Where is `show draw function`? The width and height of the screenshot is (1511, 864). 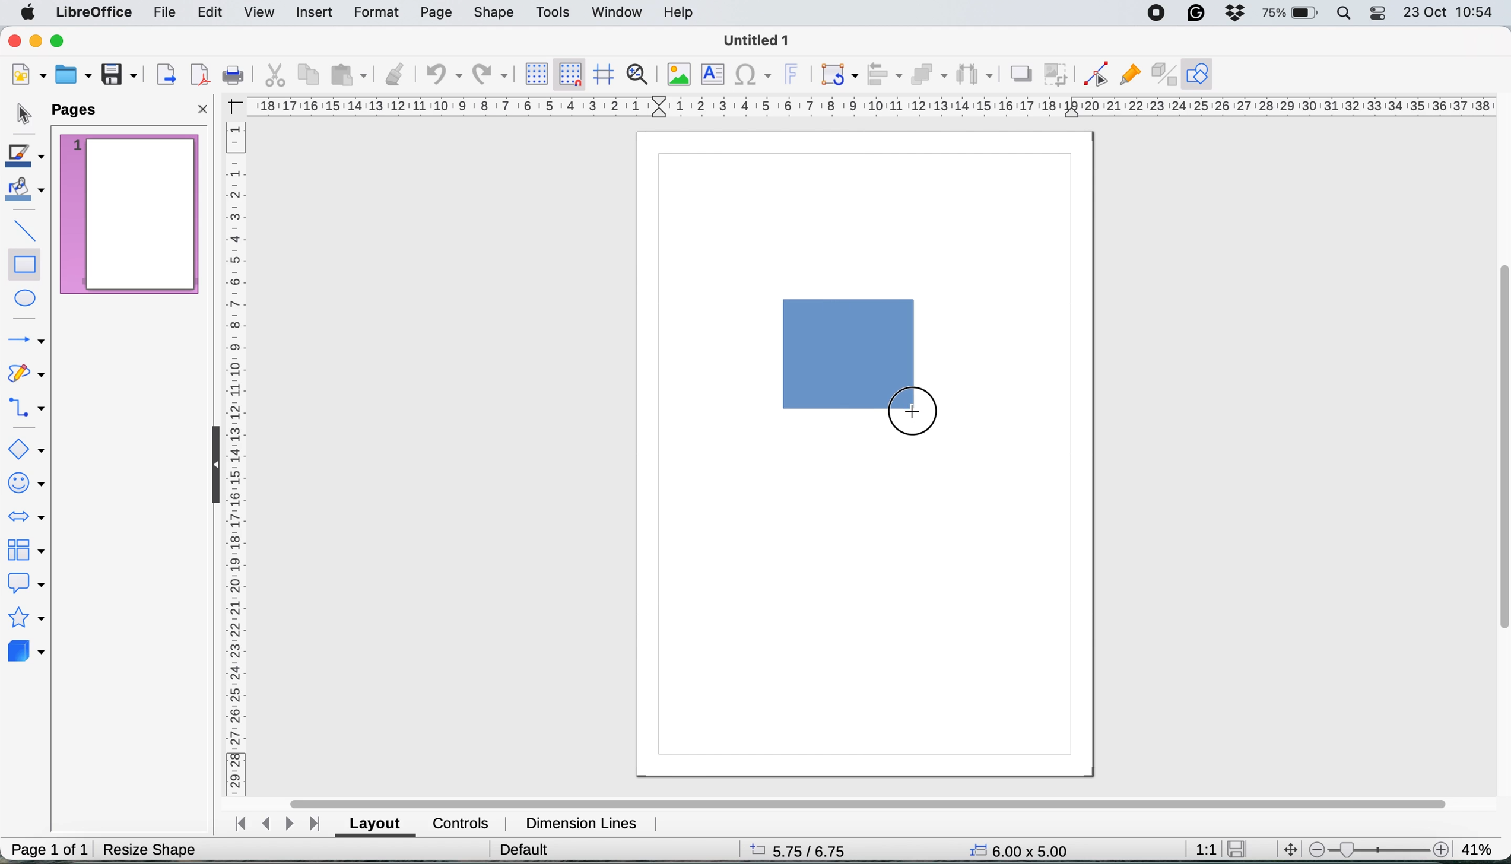 show draw function is located at coordinates (1199, 73).